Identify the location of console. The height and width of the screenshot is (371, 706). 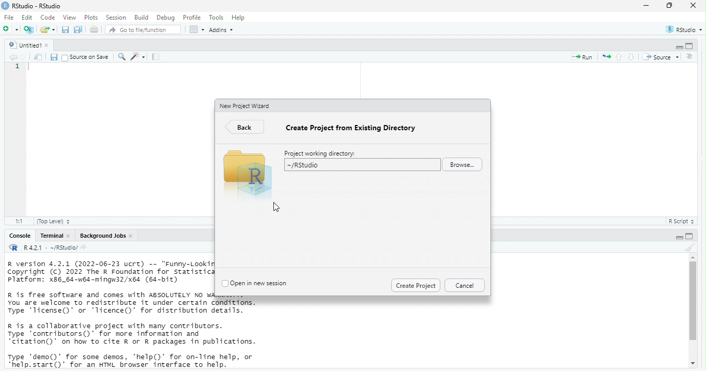
(17, 236).